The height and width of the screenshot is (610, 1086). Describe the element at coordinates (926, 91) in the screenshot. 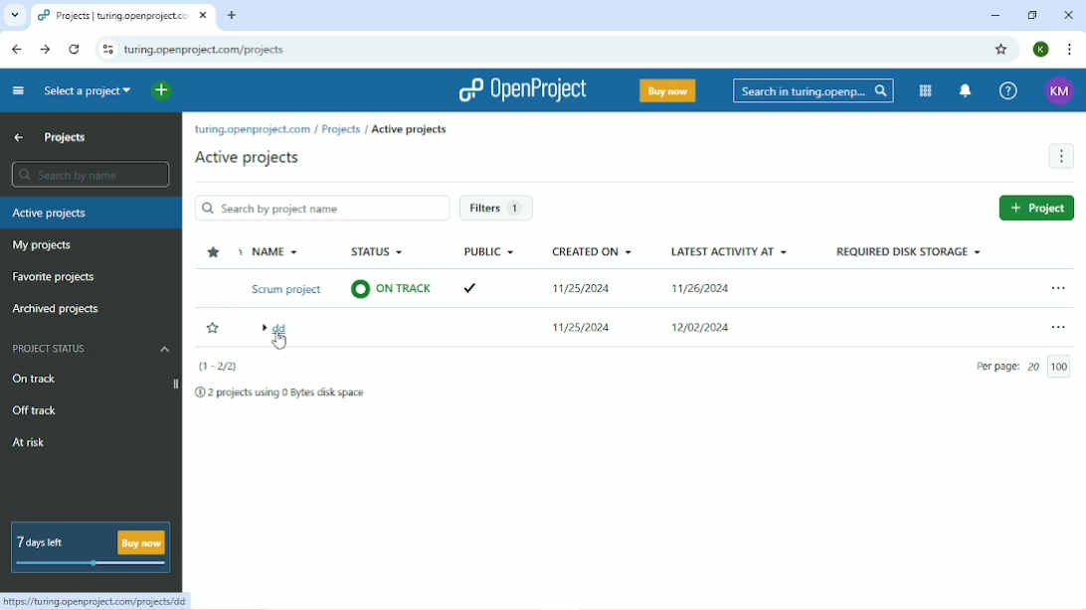

I see `Modules` at that location.